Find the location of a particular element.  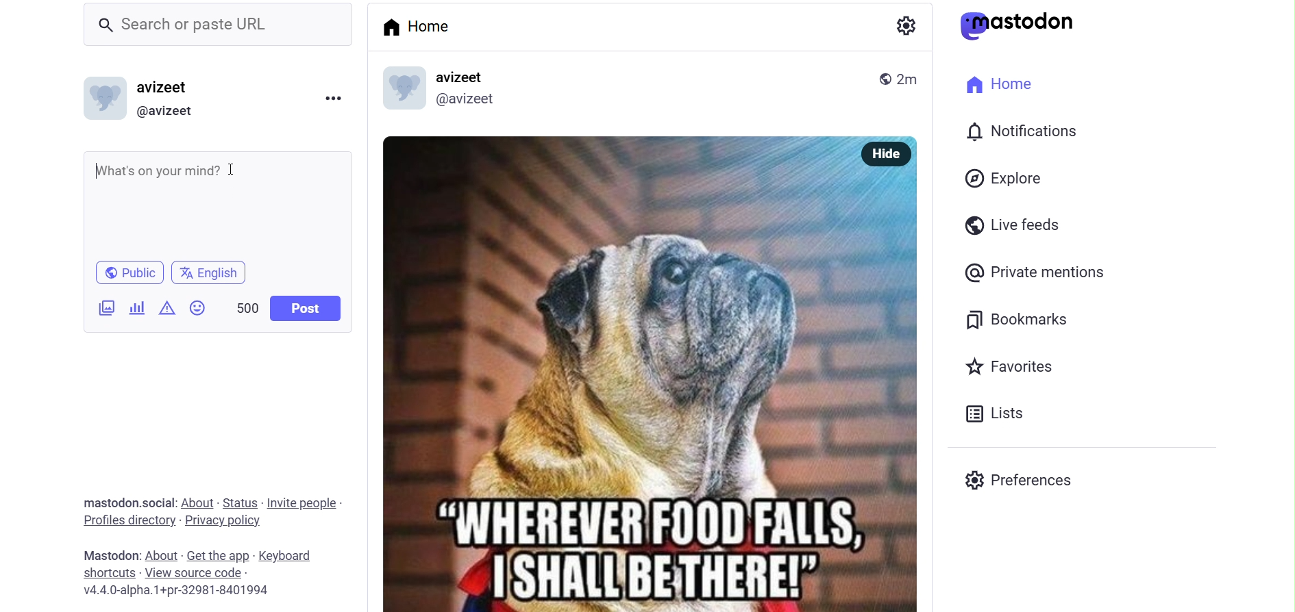

shortcut is located at coordinates (108, 572).